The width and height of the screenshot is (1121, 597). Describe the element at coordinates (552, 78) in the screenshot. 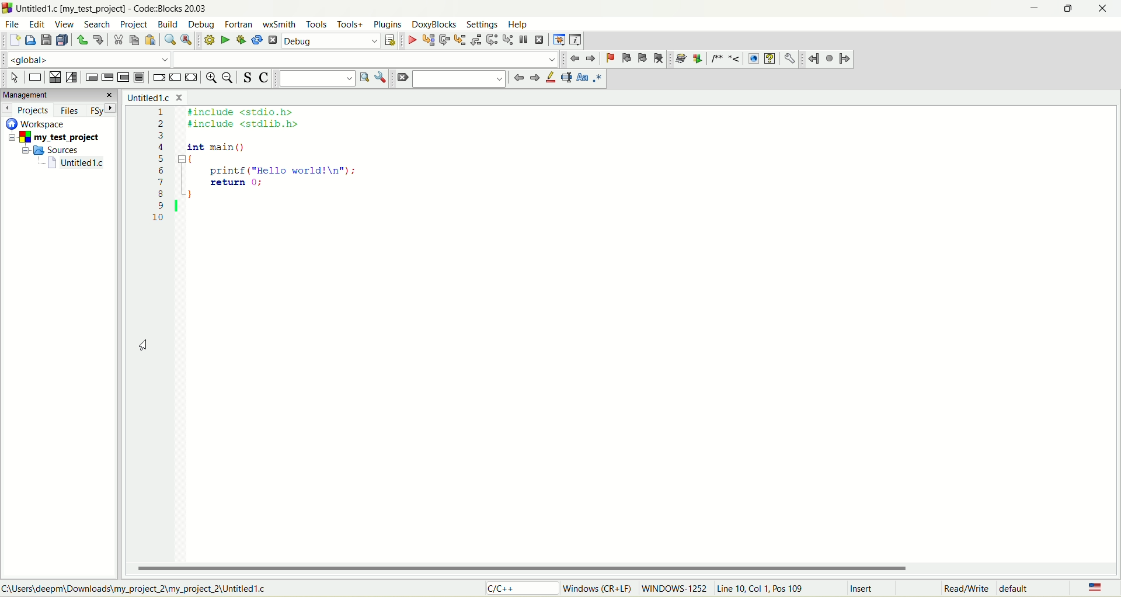

I see `highlight` at that location.